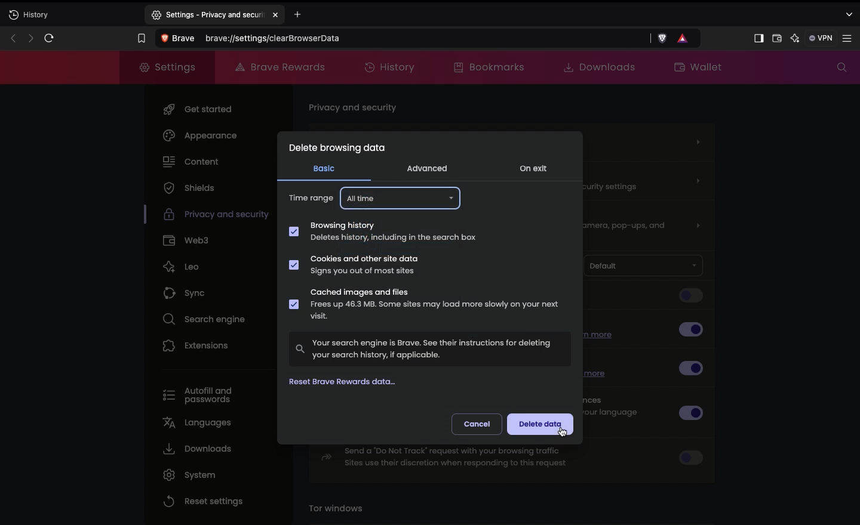  I want to click on Bookmarks, so click(492, 67).